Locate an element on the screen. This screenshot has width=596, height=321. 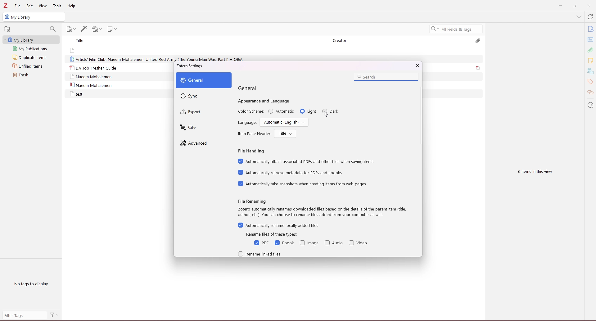
zotero settings is located at coordinates (193, 67).